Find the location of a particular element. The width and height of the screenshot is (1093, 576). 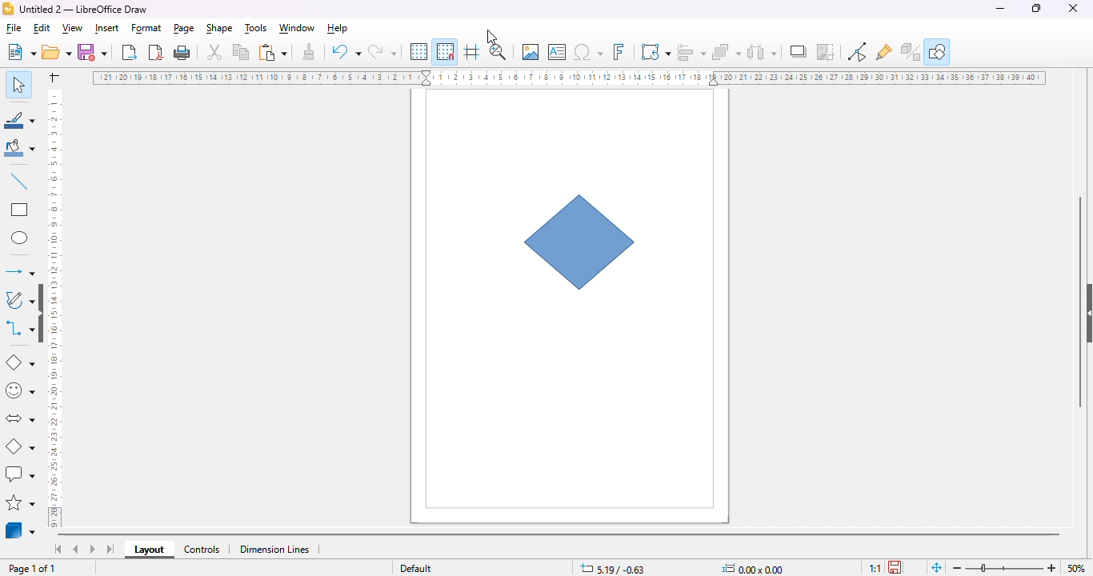

crop image is located at coordinates (827, 53).